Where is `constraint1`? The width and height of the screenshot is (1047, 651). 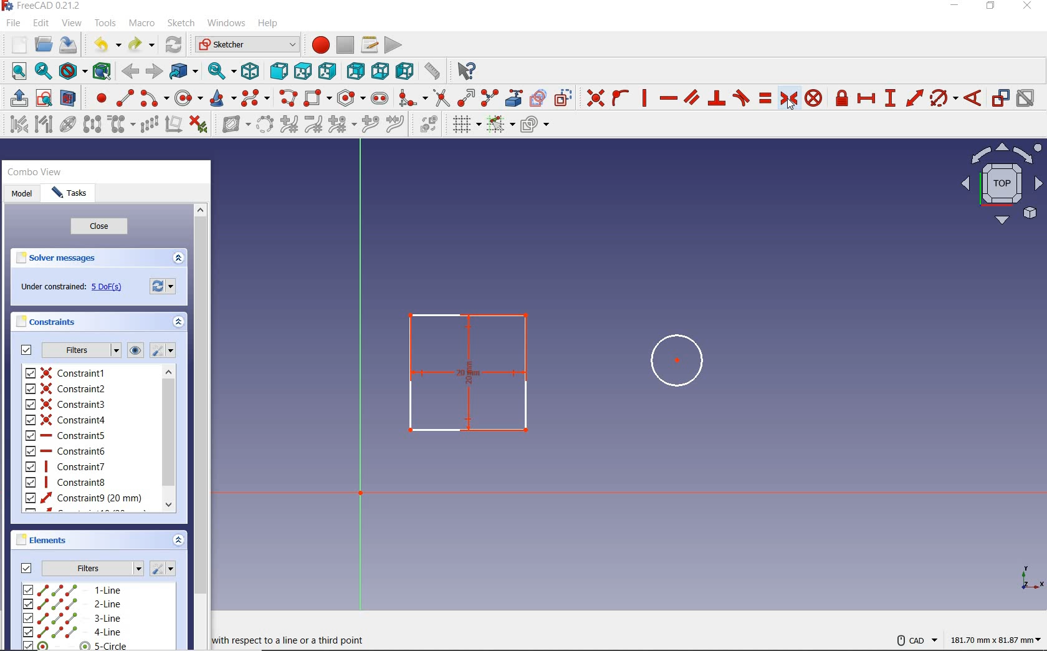
constraint1 is located at coordinates (87, 374).